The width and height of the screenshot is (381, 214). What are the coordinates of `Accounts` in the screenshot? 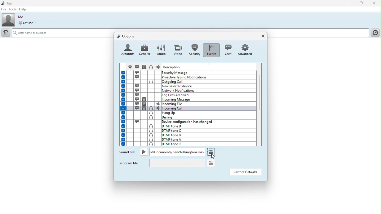 It's located at (128, 51).